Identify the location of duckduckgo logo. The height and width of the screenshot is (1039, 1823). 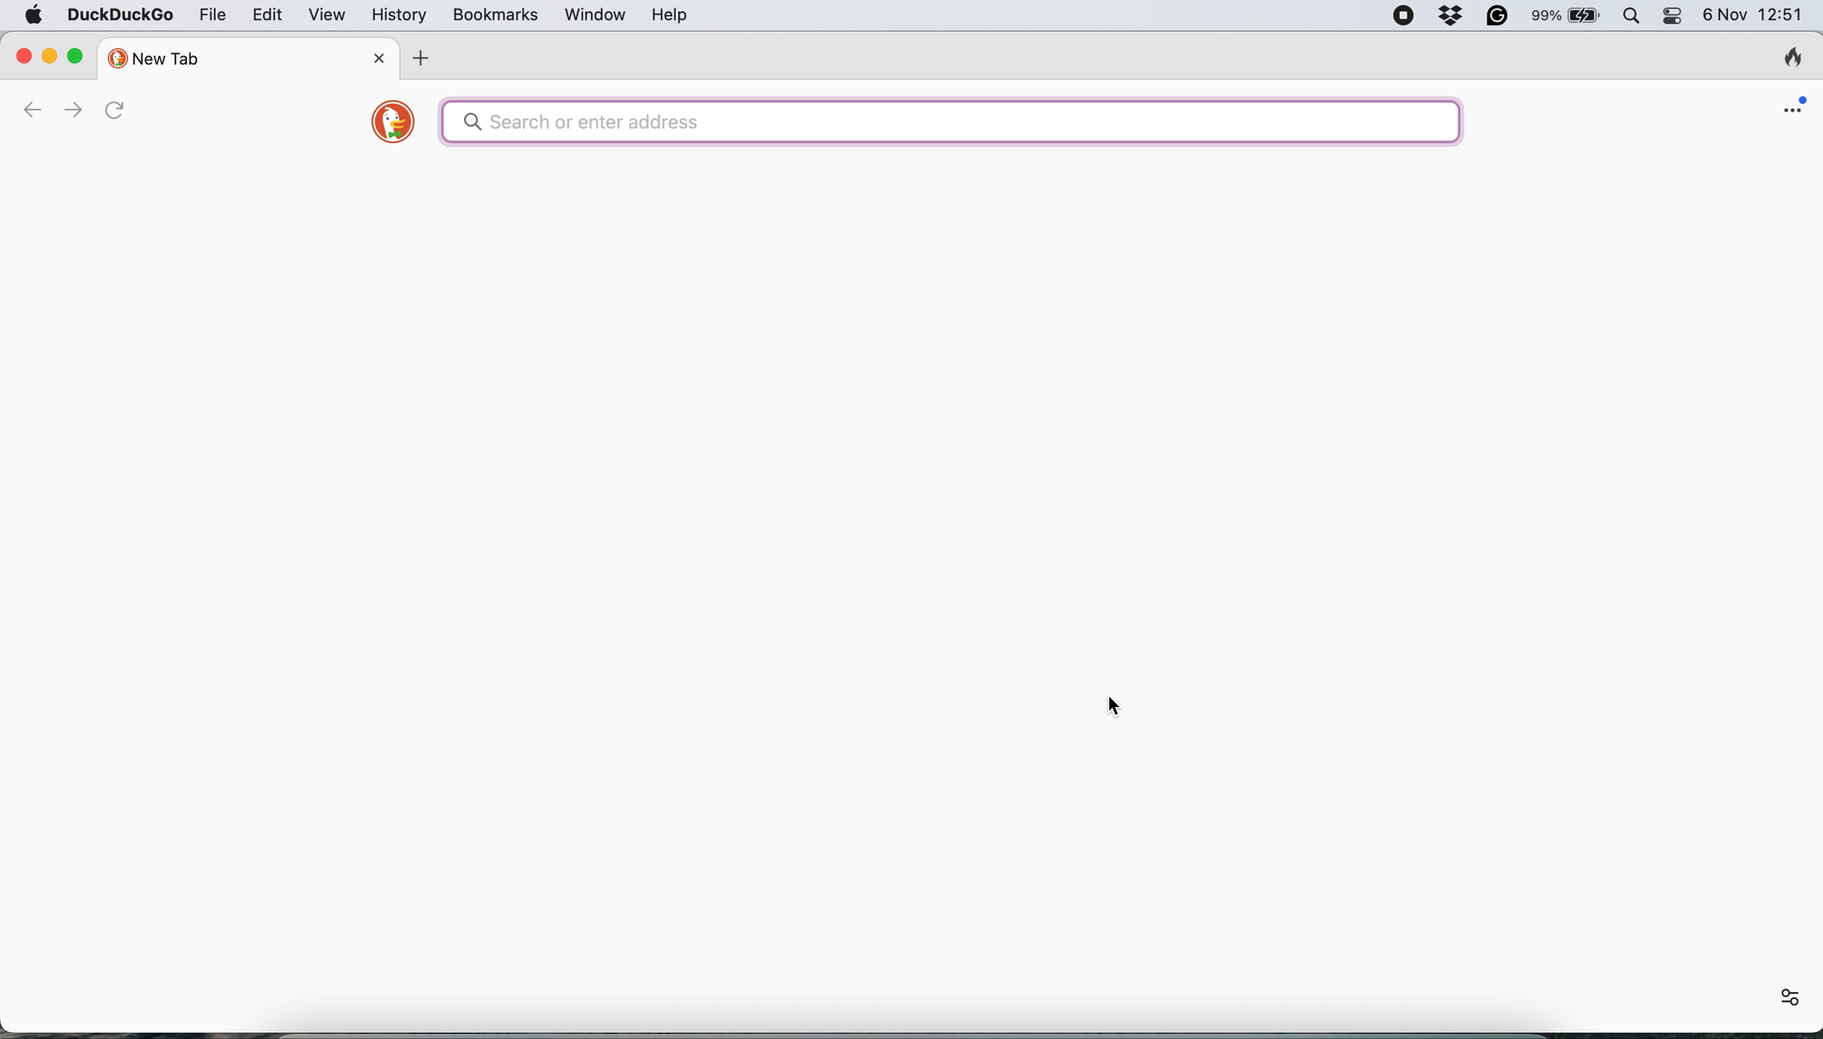
(393, 124).